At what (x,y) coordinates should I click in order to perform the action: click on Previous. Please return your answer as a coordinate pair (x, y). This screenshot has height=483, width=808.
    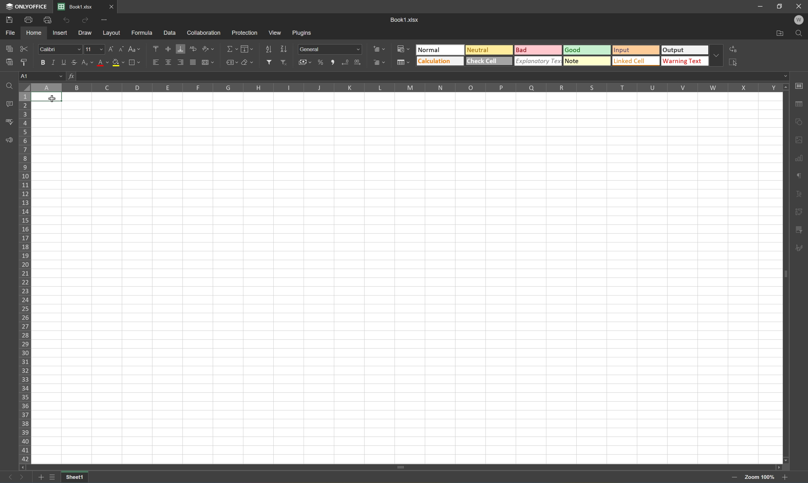
    Looking at the image, I should click on (7, 478).